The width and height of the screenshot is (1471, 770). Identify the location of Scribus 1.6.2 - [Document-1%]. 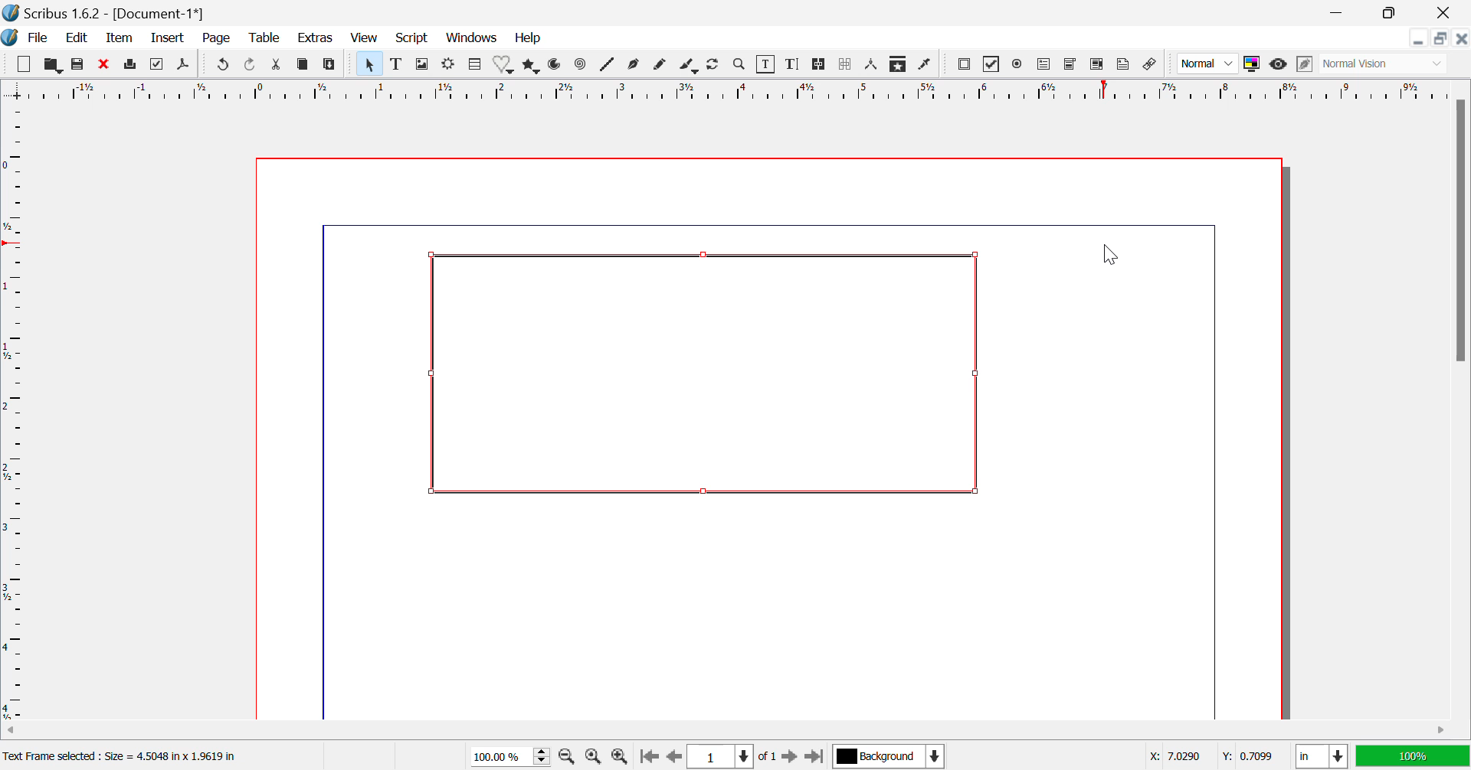
(119, 11).